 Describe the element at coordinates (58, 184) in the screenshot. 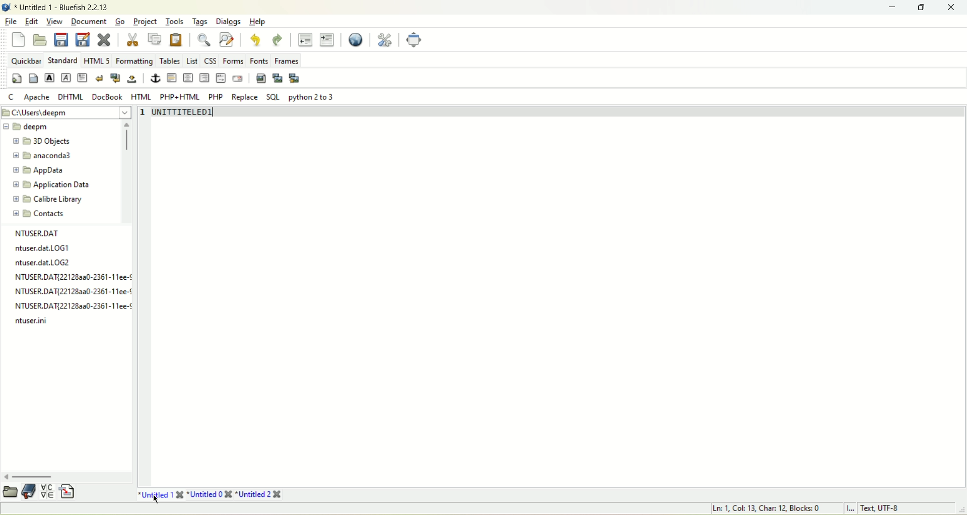

I see `application data` at that location.